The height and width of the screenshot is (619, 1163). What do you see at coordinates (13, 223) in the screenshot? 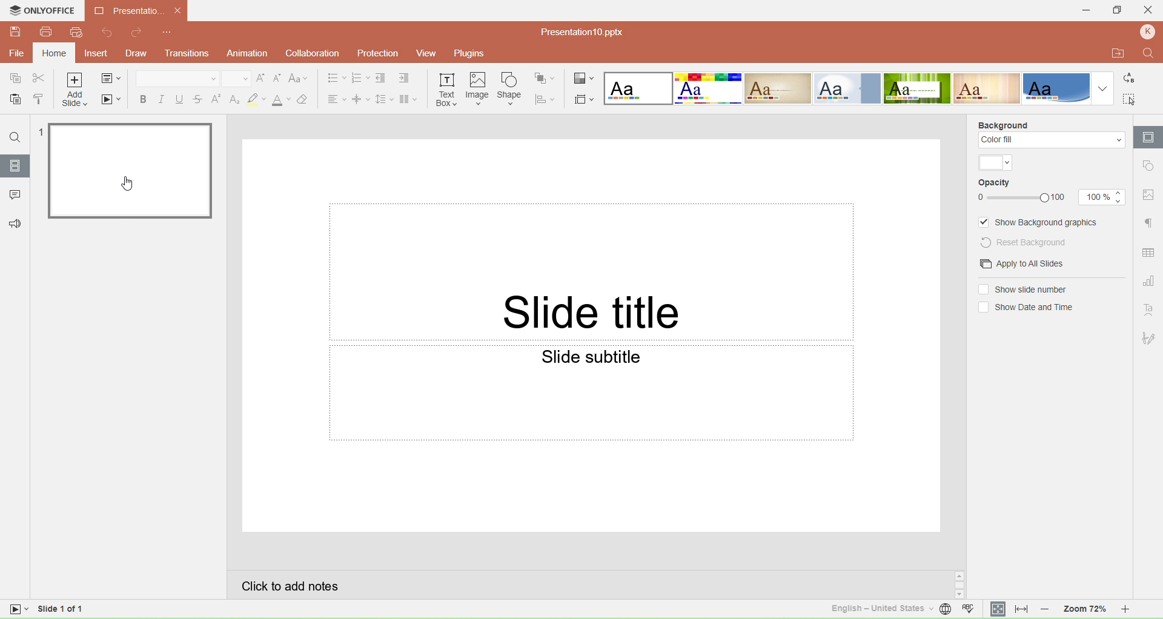
I see `Feedback & Support` at bounding box center [13, 223].